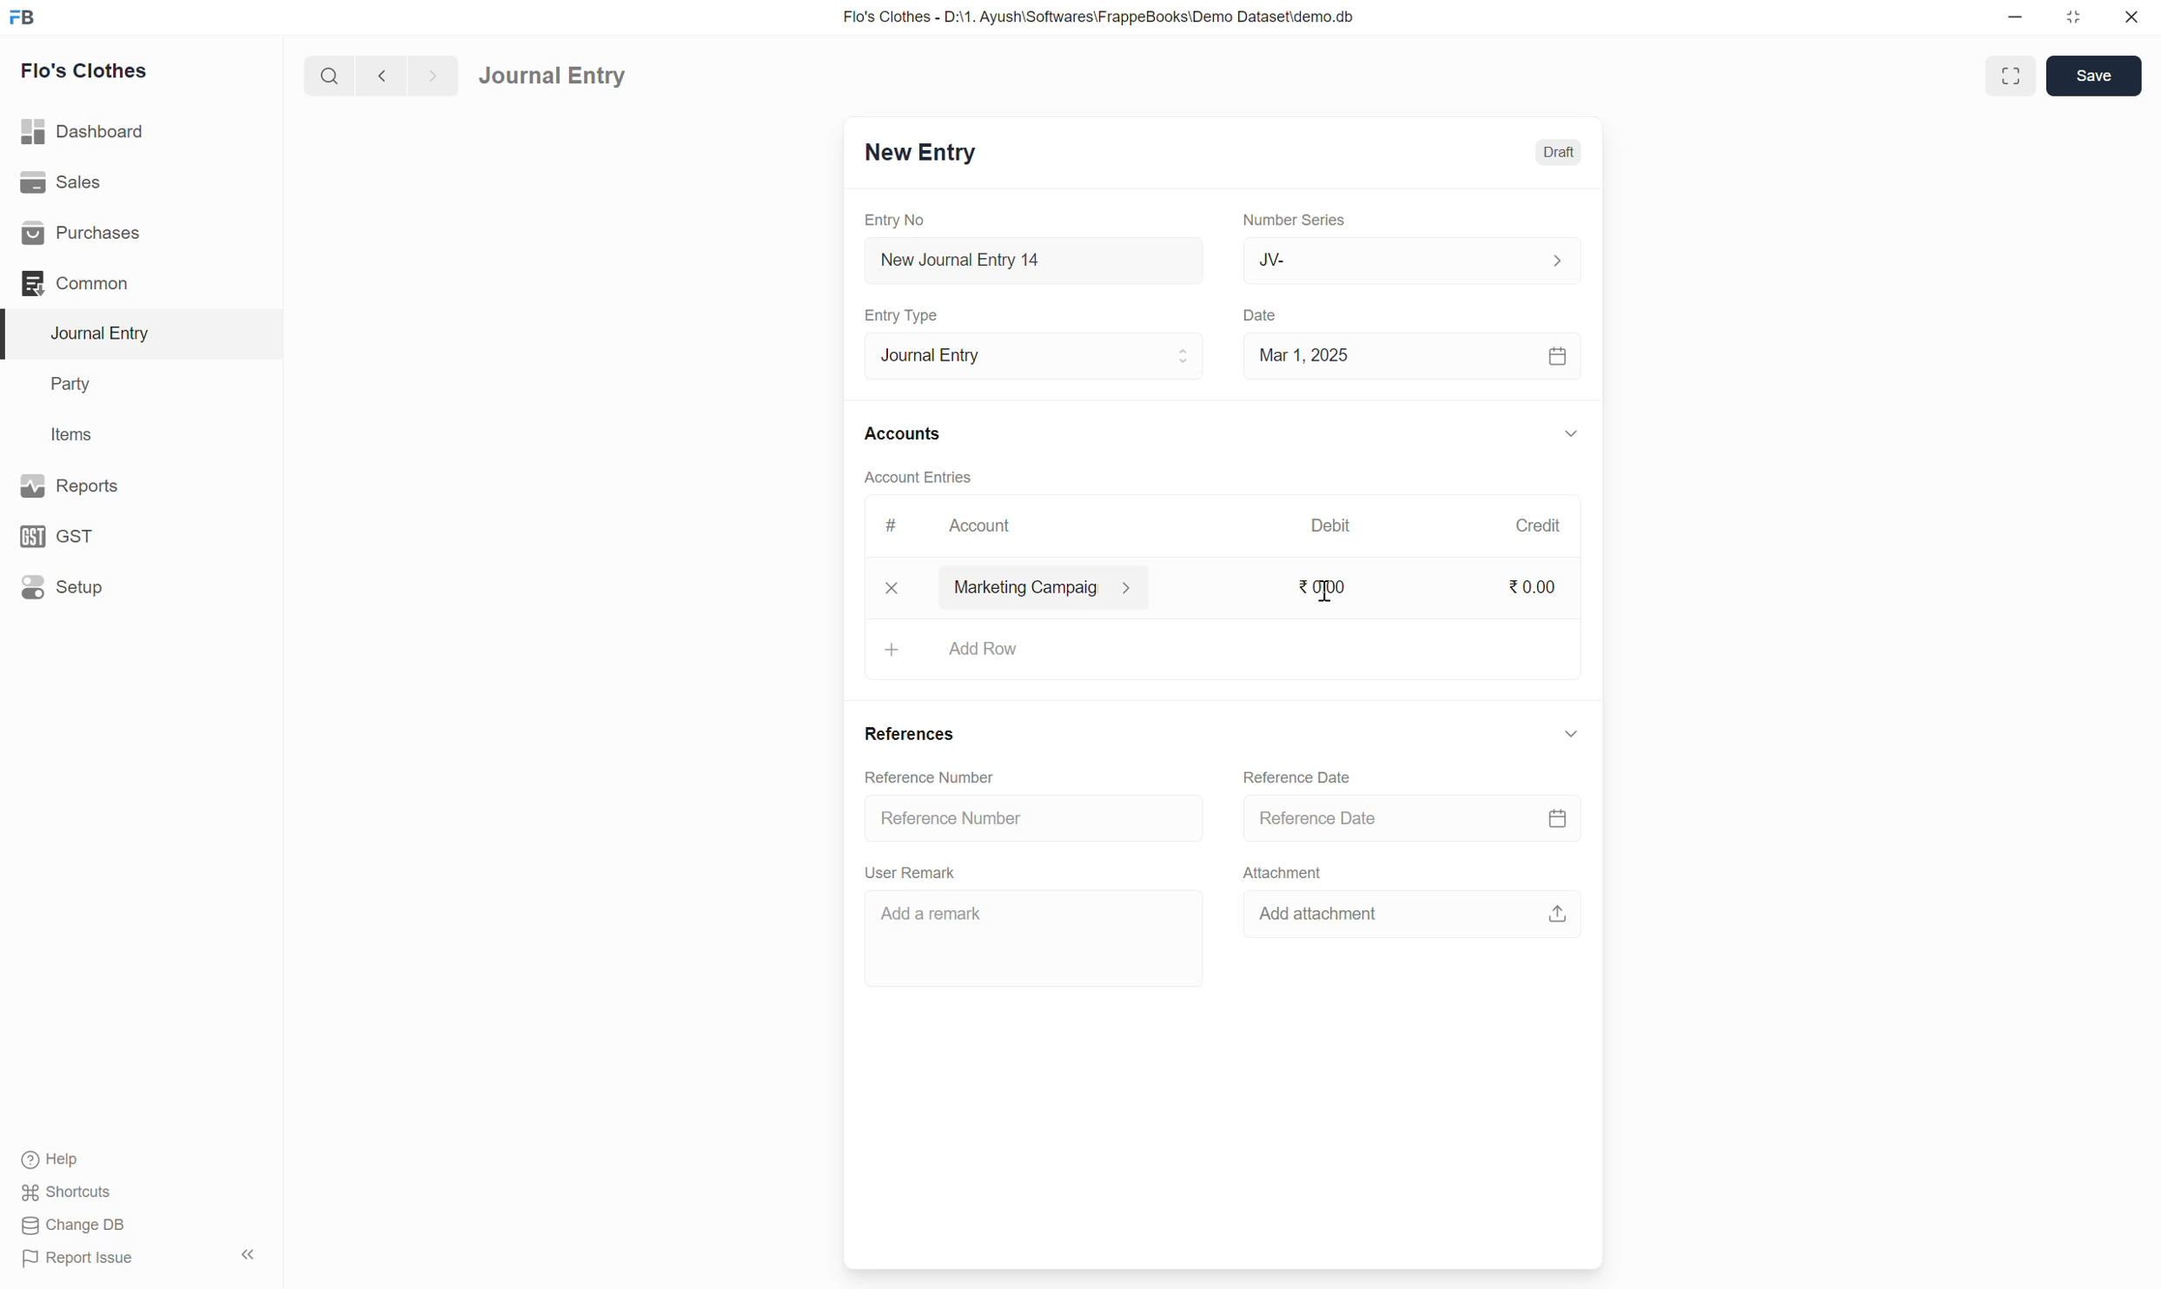 This screenshot has height=1289, width=2161. I want to click on add row, so click(988, 648).